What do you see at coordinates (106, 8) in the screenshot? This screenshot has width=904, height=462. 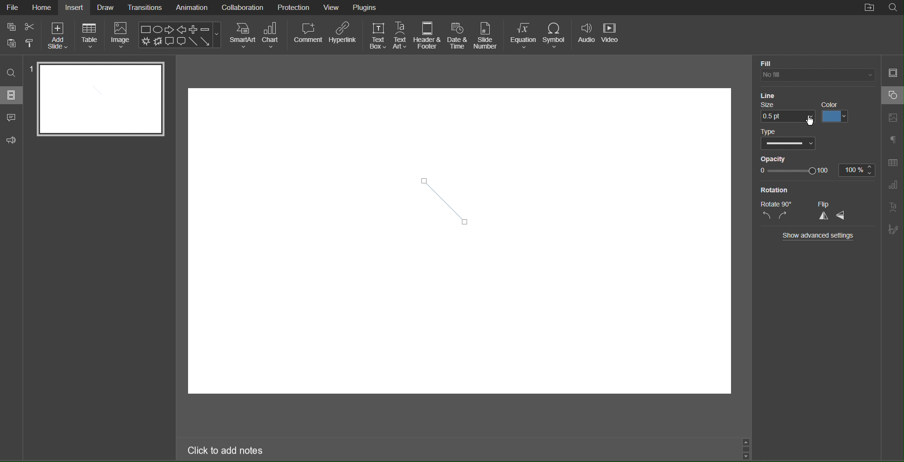 I see `Draw` at bounding box center [106, 8].